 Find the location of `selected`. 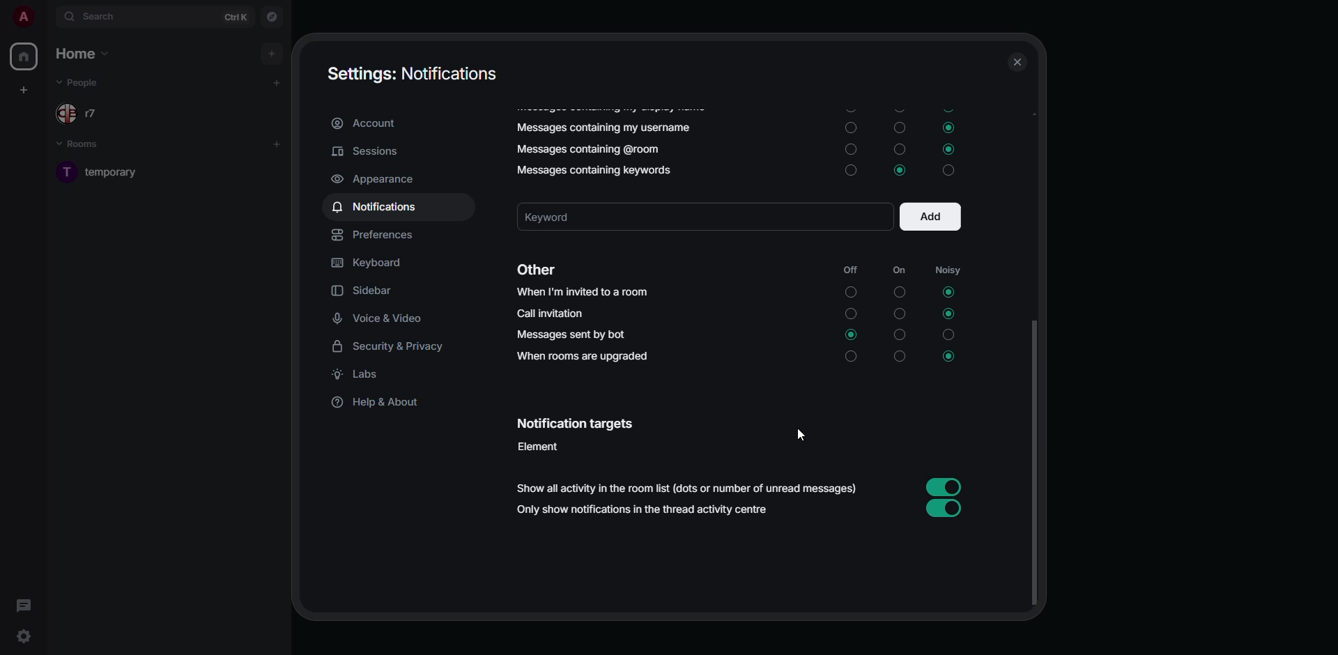

selected is located at coordinates (944, 293).